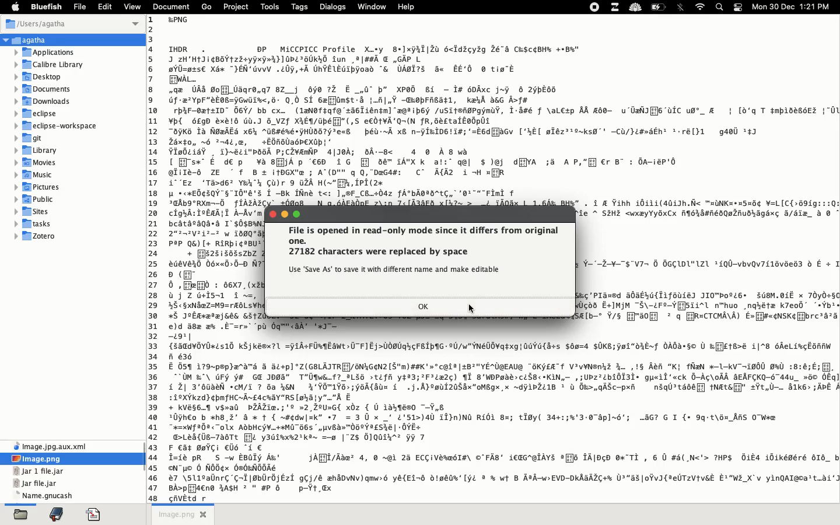 The height and width of the screenshot is (525, 840). Describe the element at coordinates (659, 7) in the screenshot. I see `charge` at that location.